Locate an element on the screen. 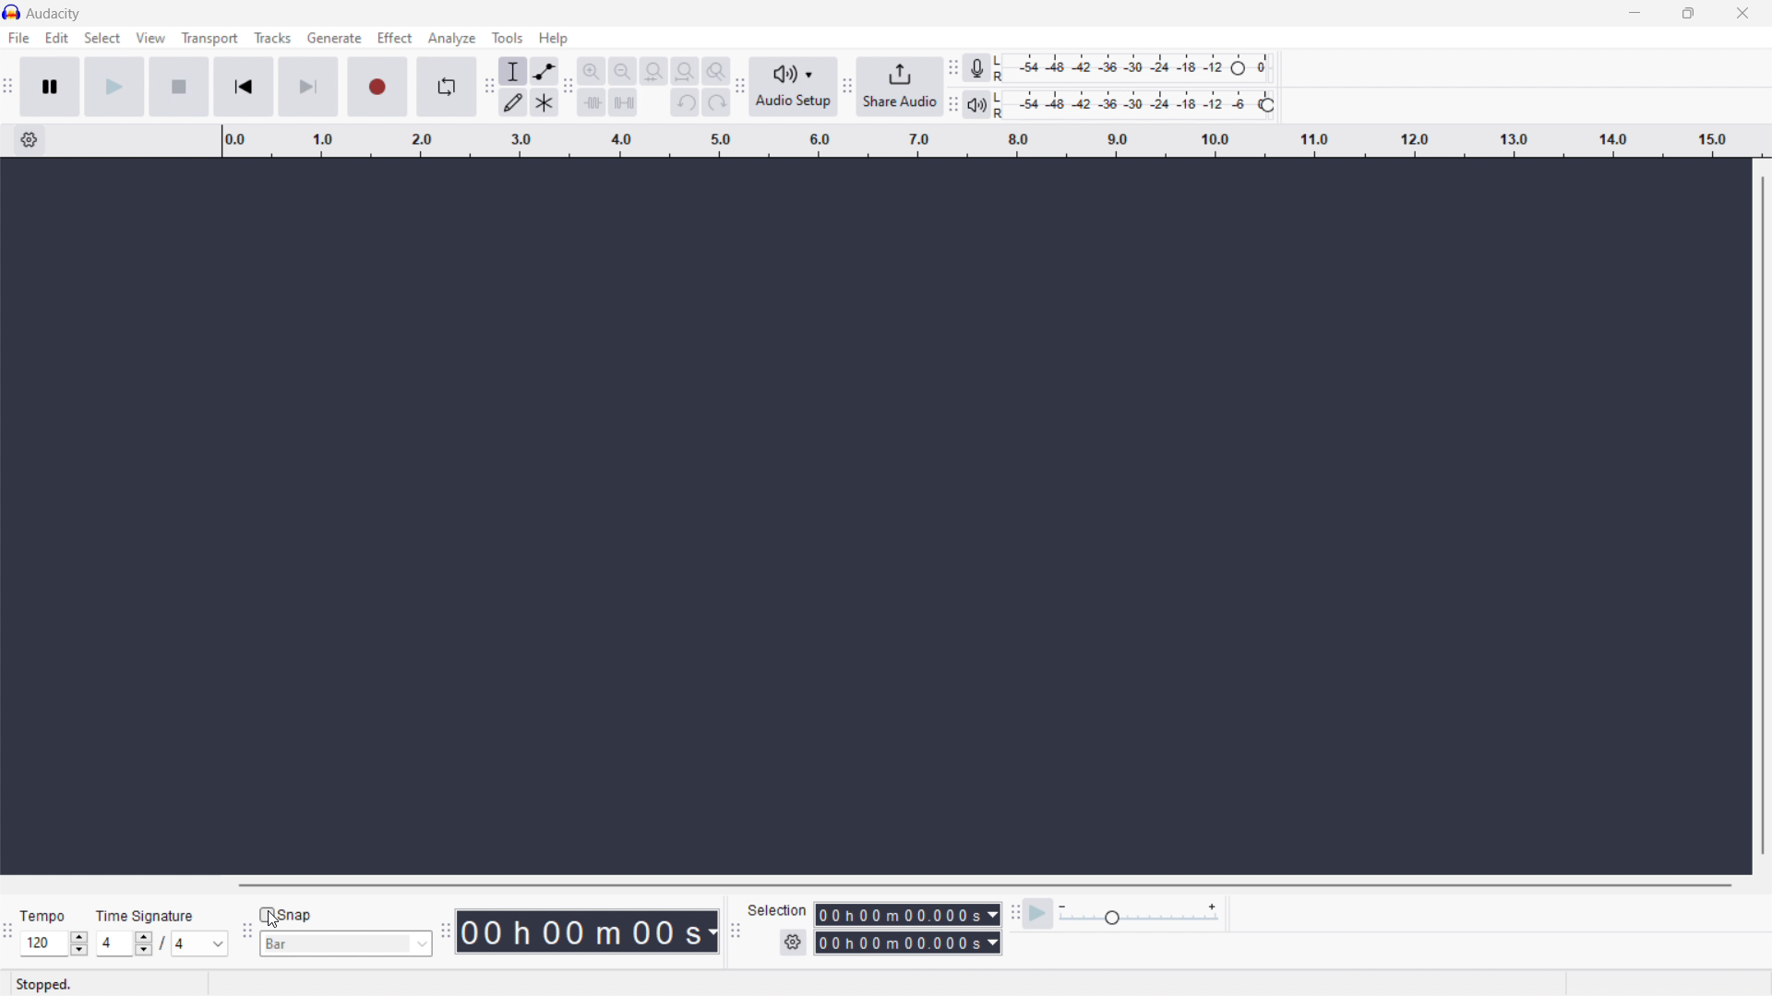 Image resolution: width=1772 pixels, height=996 pixels. view is located at coordinates (150, 38).